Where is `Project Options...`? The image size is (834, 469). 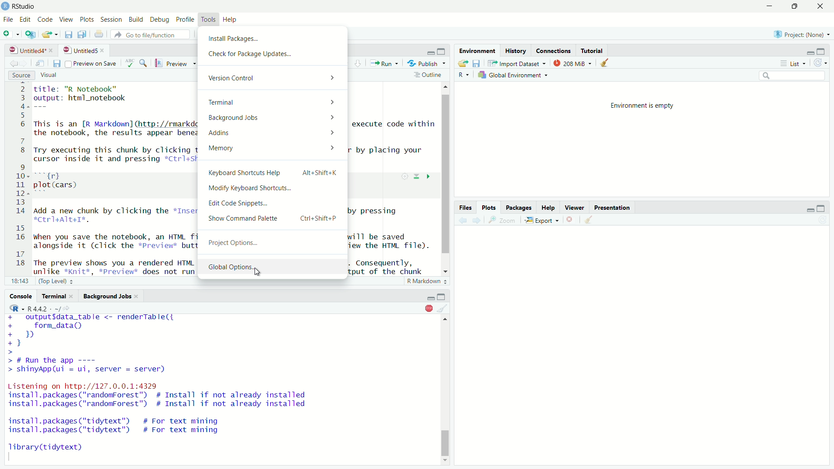 Project Options... is located at coordinates (271, 244).